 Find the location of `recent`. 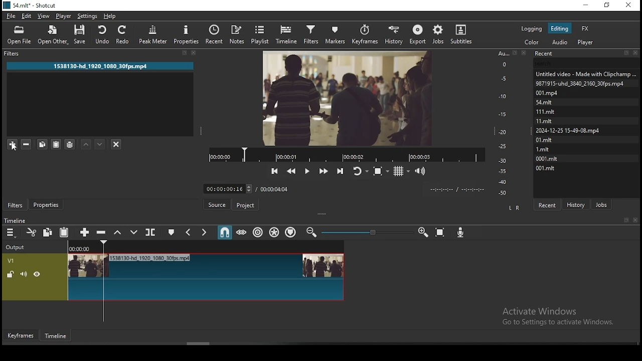

recent is located at coordinates (547, 205).